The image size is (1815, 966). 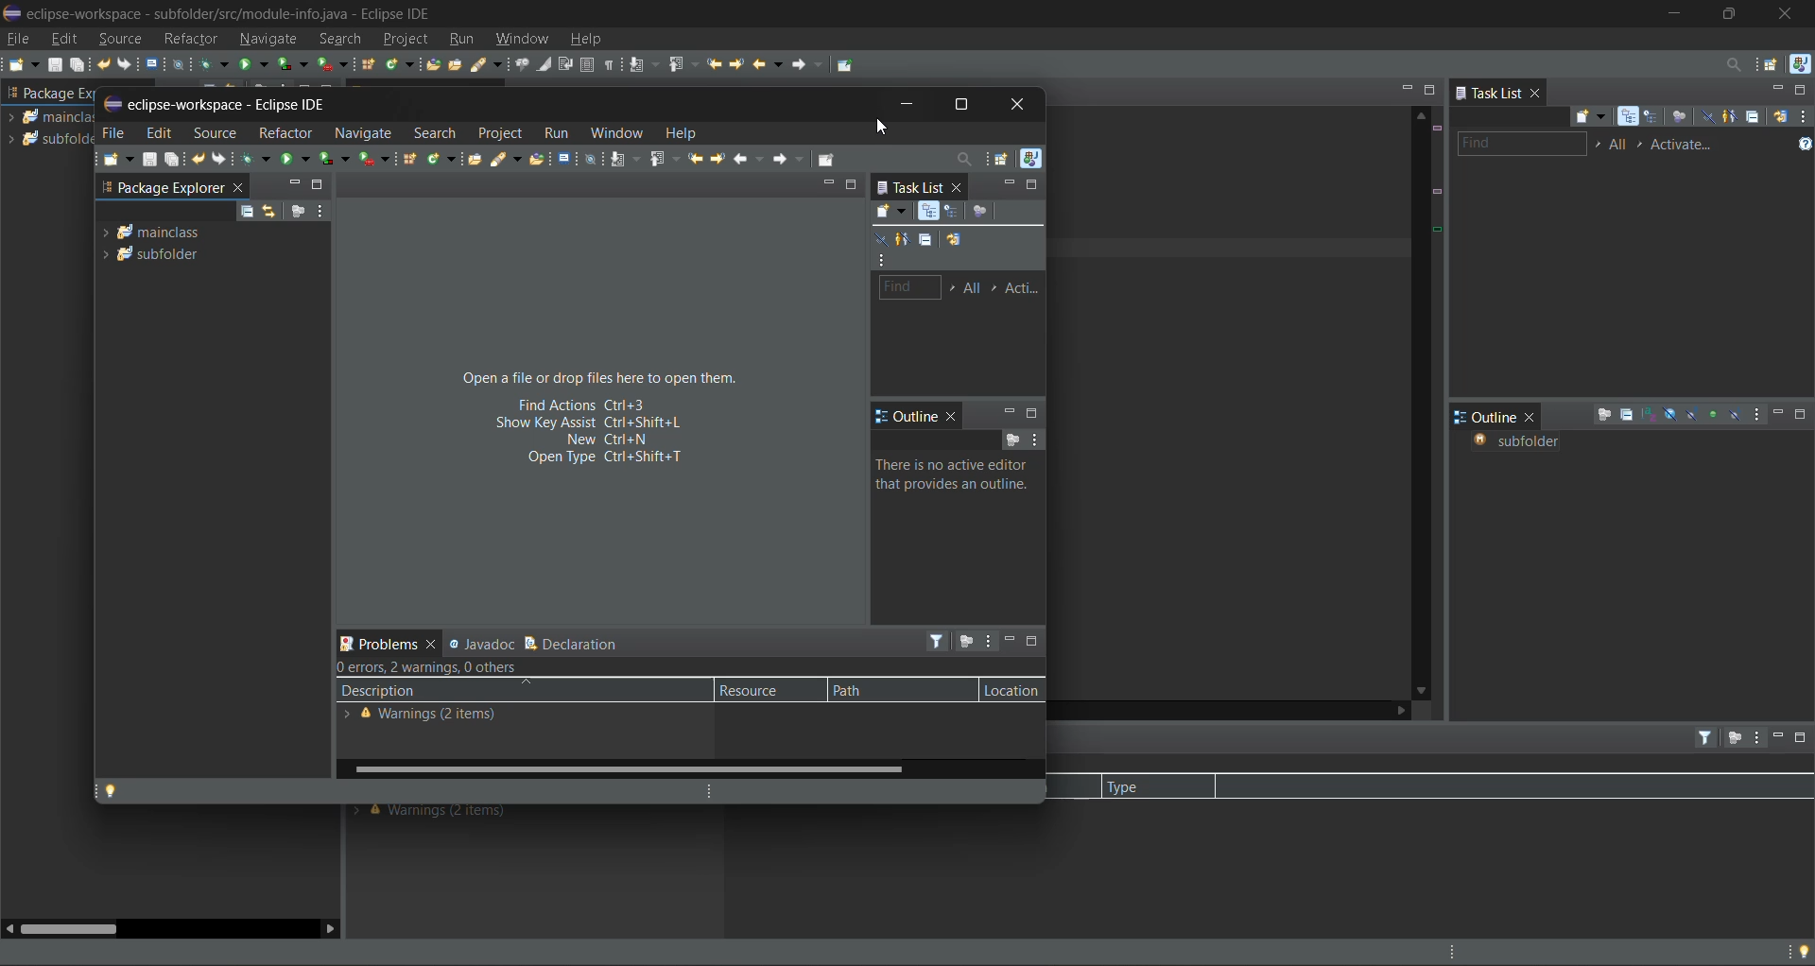 I want to click on edit, so click(x=160, y=132).